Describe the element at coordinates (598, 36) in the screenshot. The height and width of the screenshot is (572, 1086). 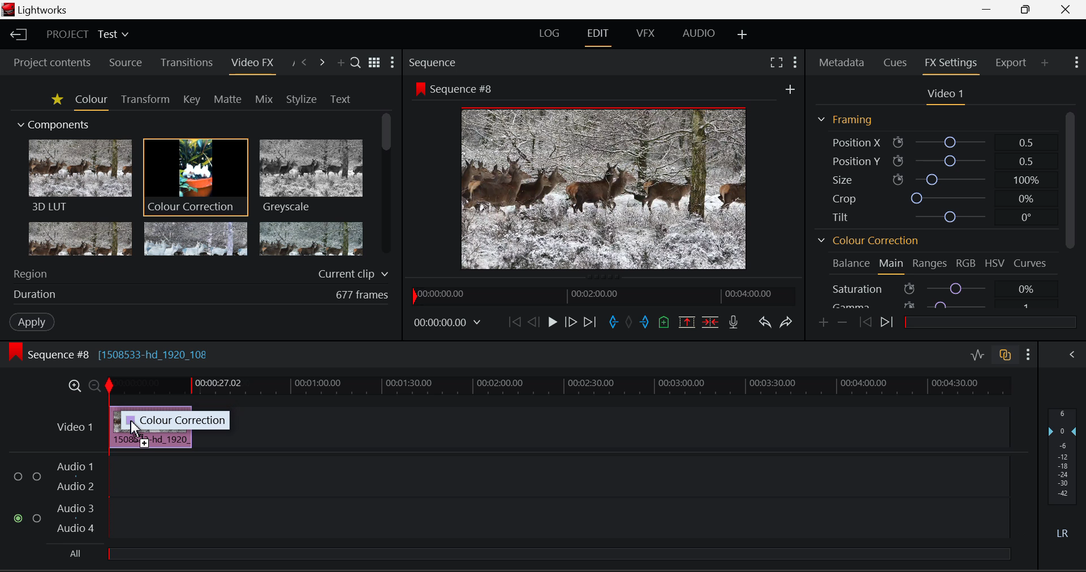
I see `EDIT Layout Open` at that location.